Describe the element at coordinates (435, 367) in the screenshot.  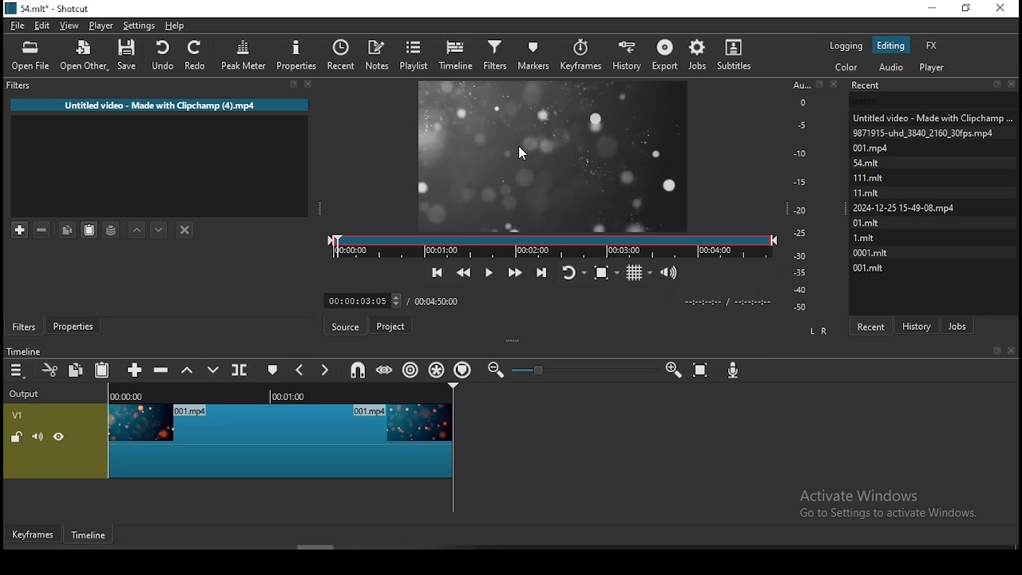
I see `ripple all tracks` at that location.